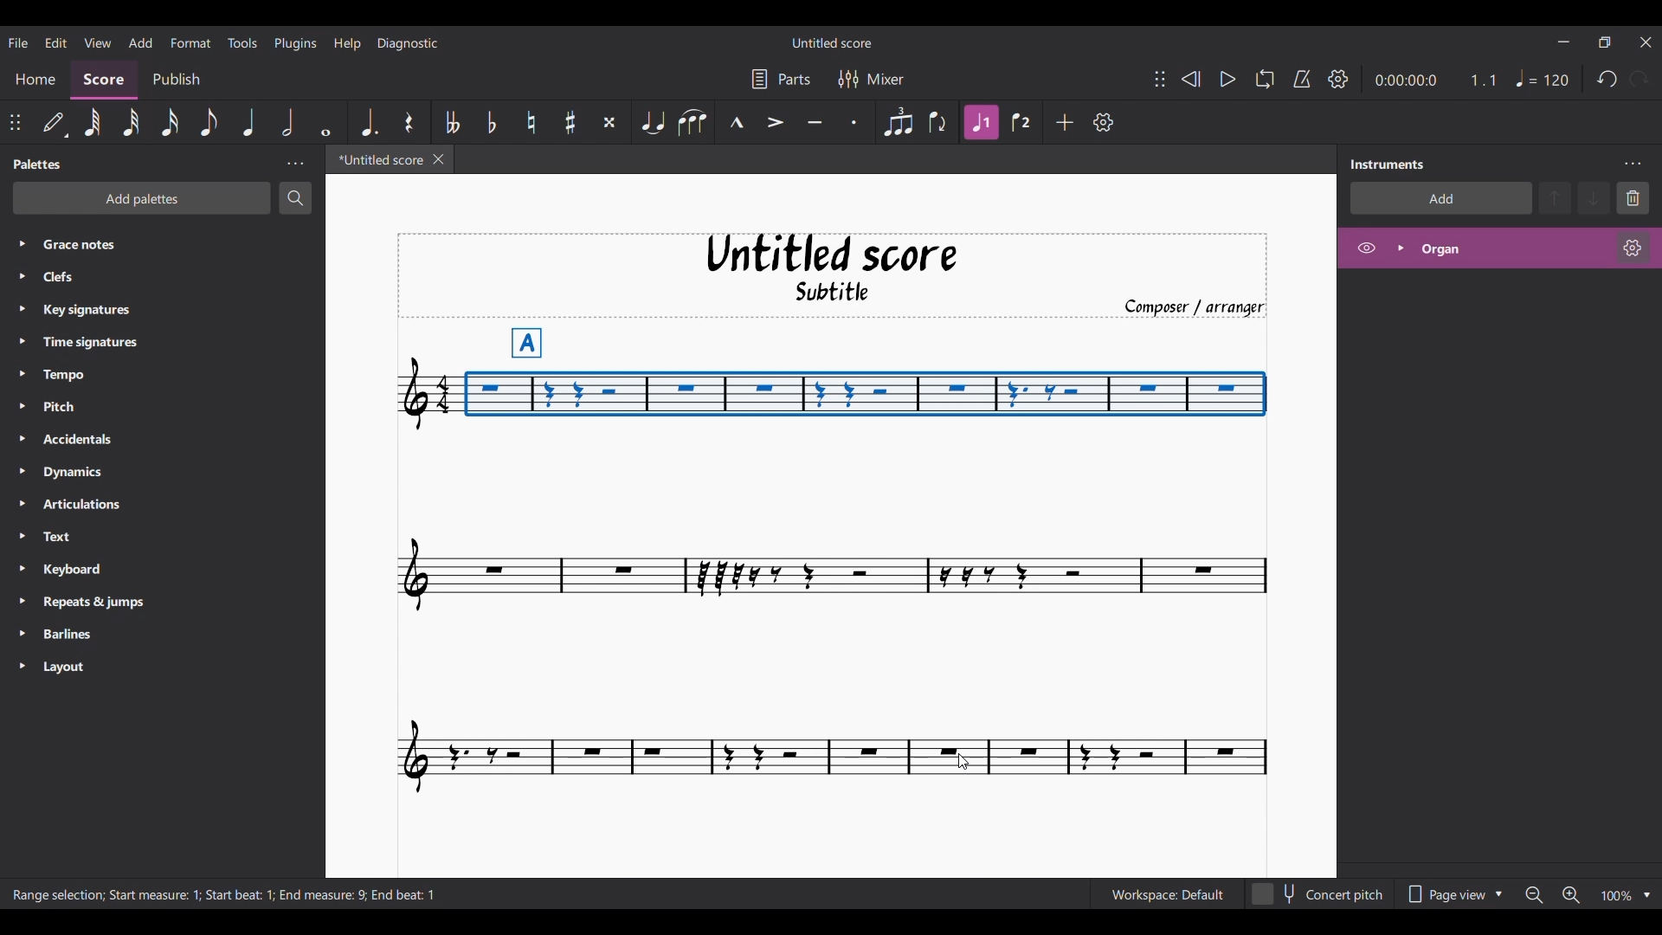 The height and width of the screenshot is (935, 1662). Describe the element at coordinates (1633, 198) in the screenshot. I see `Delete` at that location.